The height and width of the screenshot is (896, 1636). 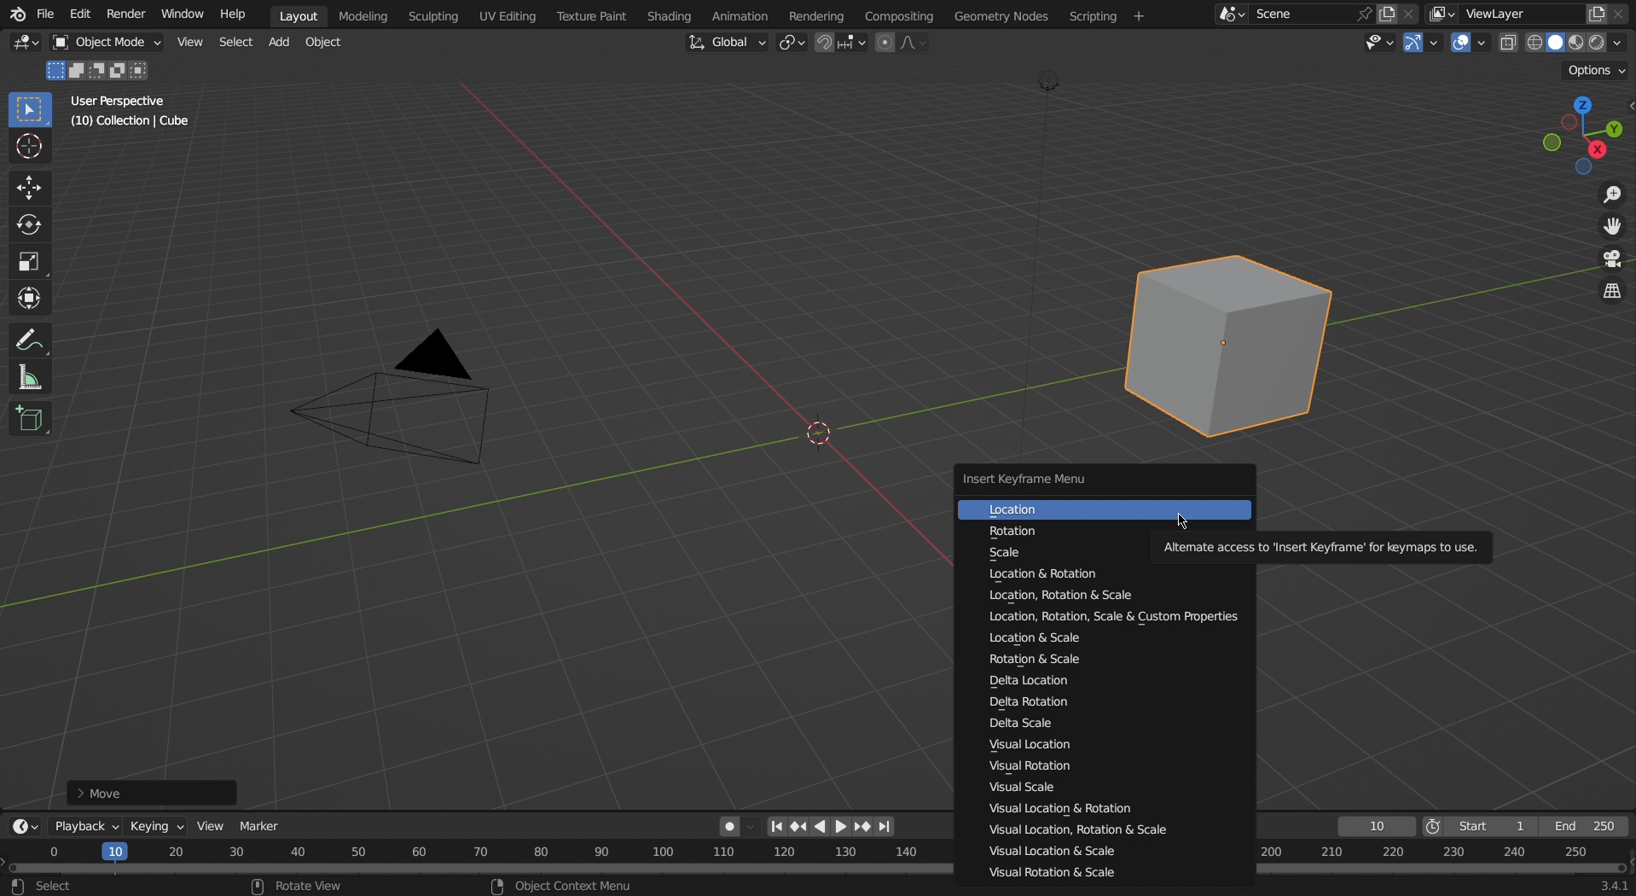 What do you see at coordinates (595, 14) in the screenshot?
I see `Texture Paint` at bounding box center [595, 14].